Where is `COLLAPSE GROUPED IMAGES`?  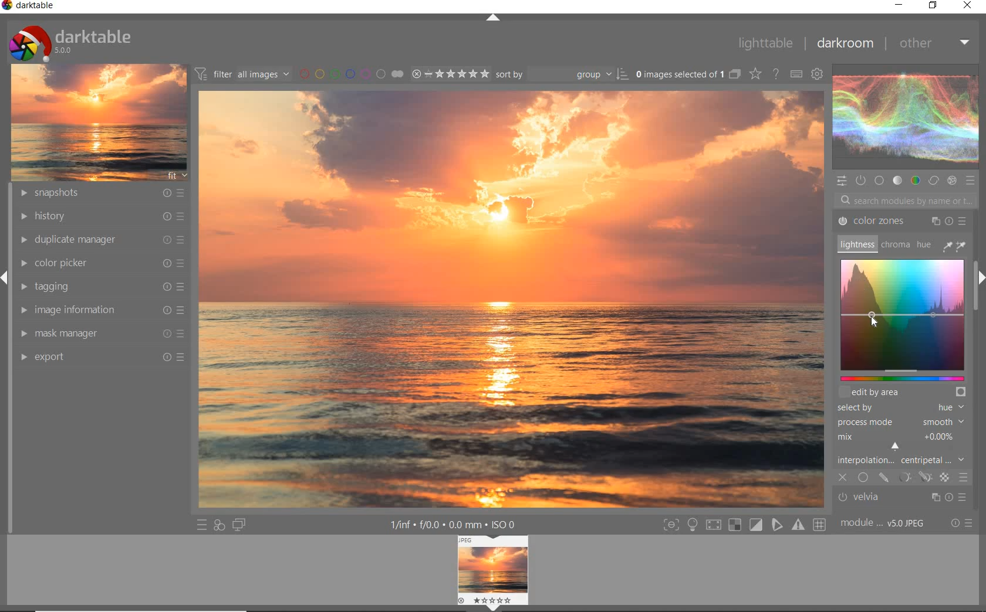
COLLAPSE GROUPED IMAGES is located at coordinates (734, 73).